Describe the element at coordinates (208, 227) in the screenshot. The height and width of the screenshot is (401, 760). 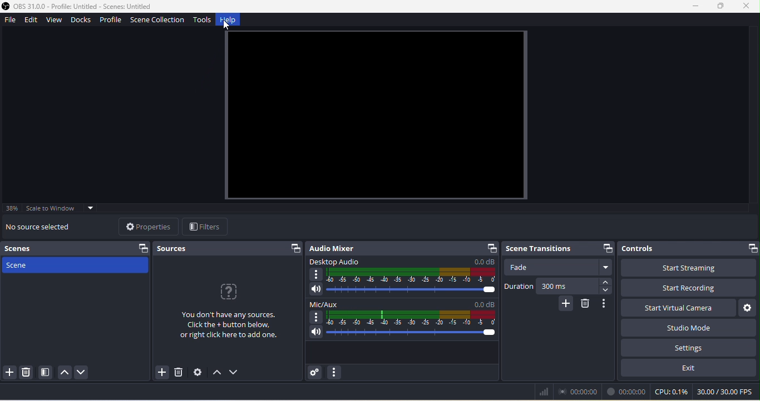
I see `filter` at that location.